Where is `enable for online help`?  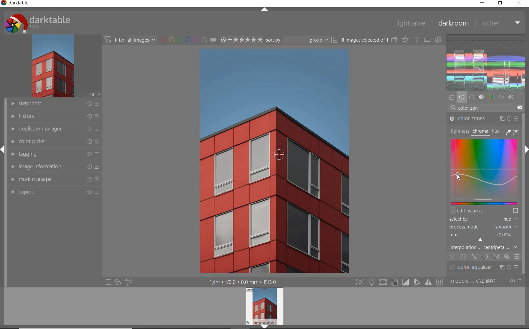
enable for online help is located at coordinates (417, 39).